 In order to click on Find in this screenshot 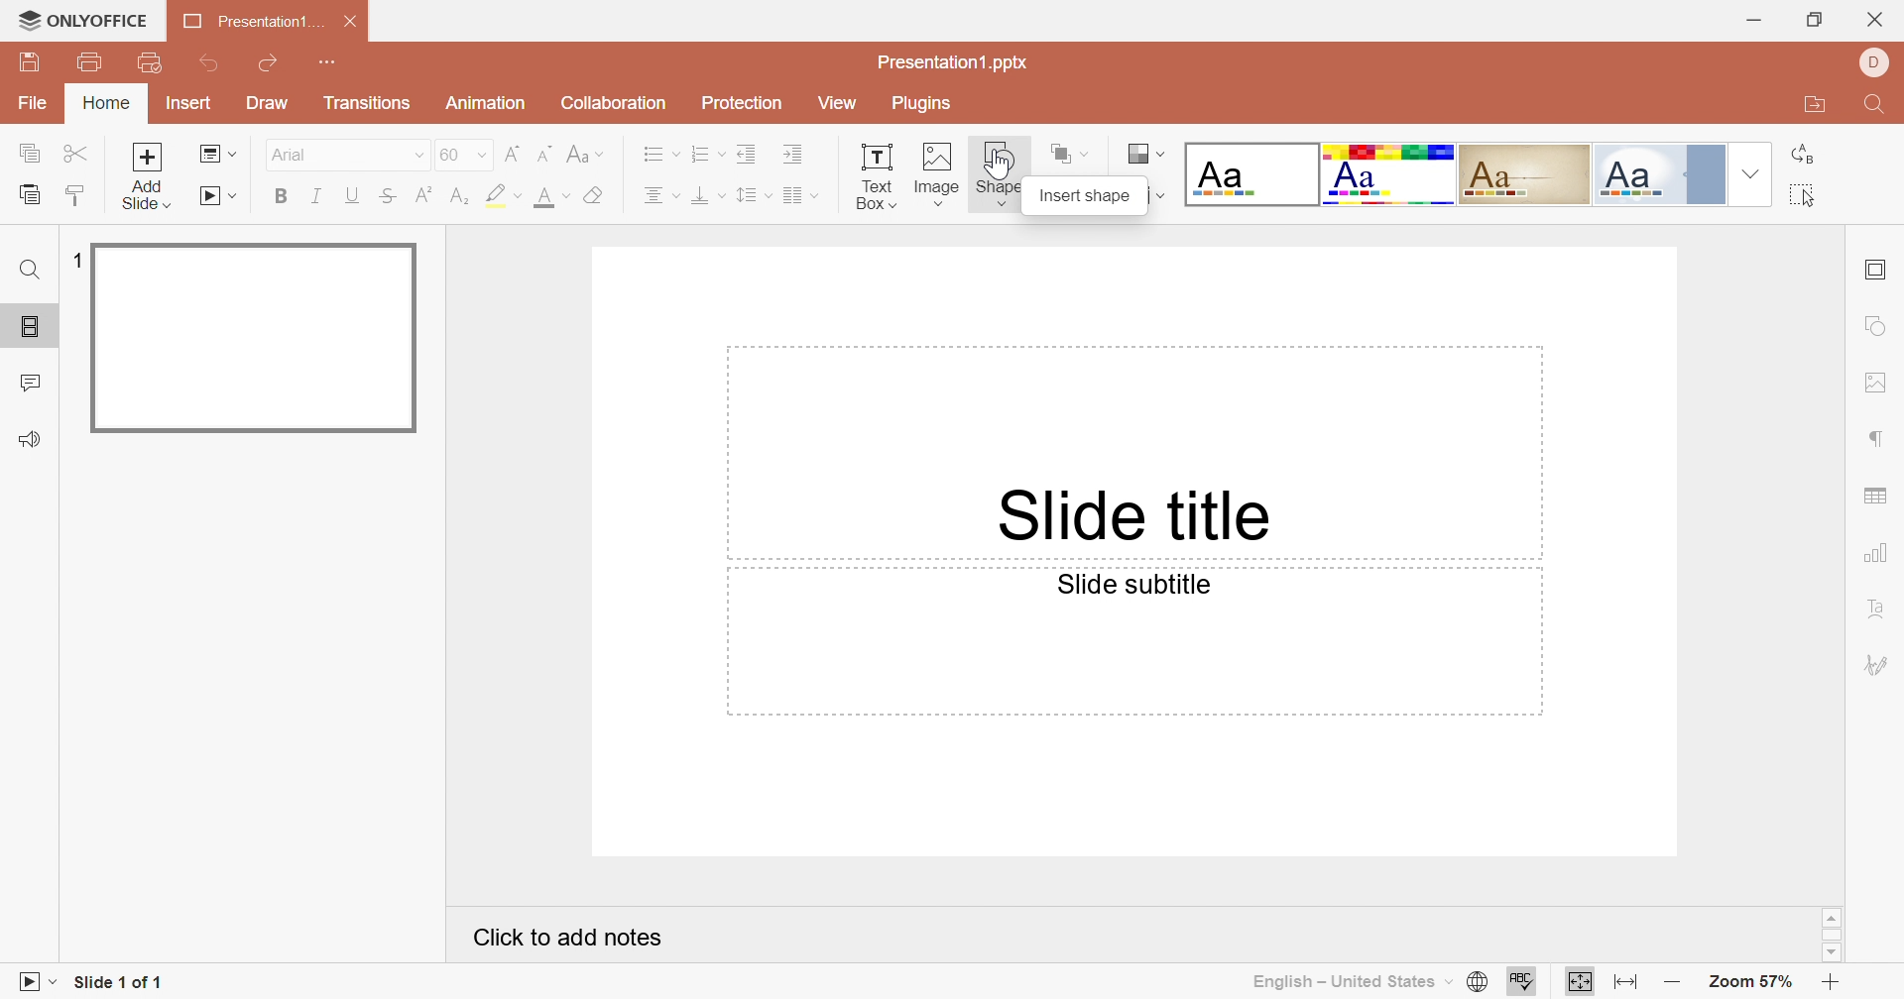, I will do `click(33, 270)`.